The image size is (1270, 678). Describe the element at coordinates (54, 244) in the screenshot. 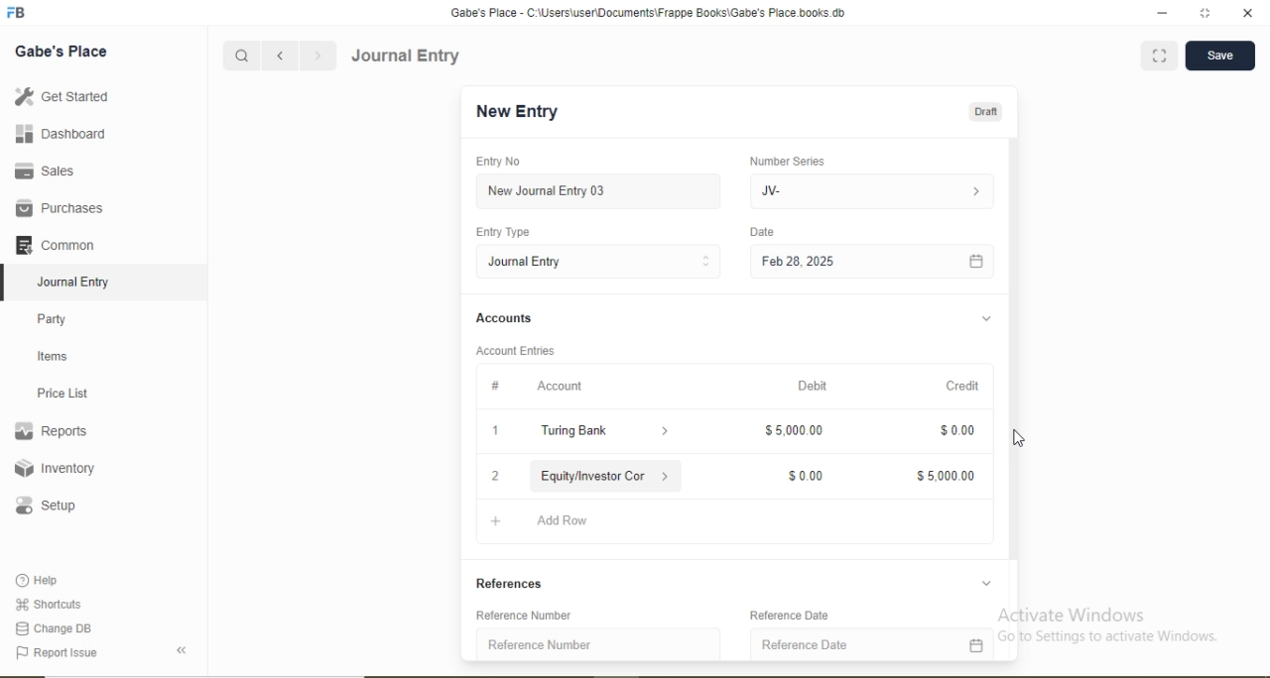

I see `Common` at that location.